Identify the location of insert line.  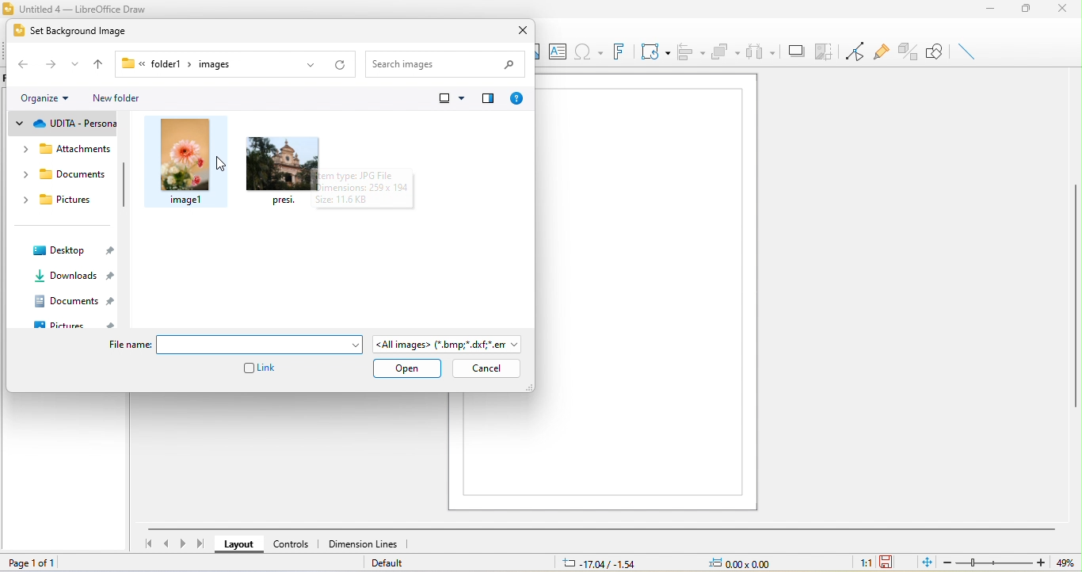
(967, 54).